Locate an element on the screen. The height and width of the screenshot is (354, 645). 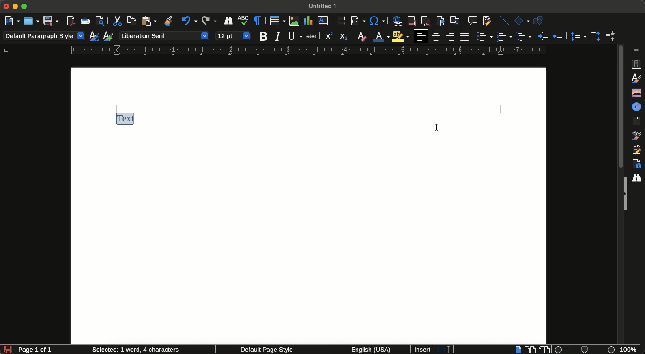
Zoom percent is located at coordinates (632, 350).